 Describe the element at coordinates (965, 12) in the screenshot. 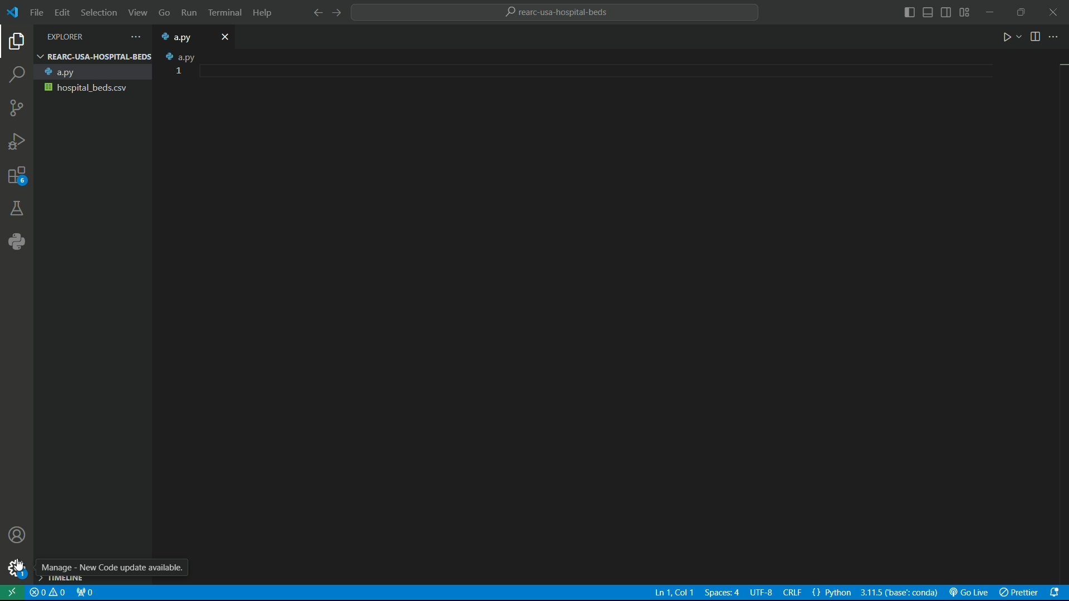

I see `change layout` at that location.